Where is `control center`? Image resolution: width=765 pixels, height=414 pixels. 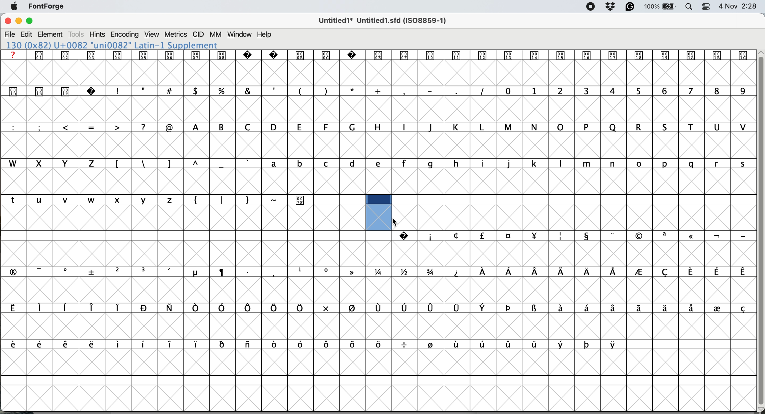 control center is located at coordinates (706, 7).